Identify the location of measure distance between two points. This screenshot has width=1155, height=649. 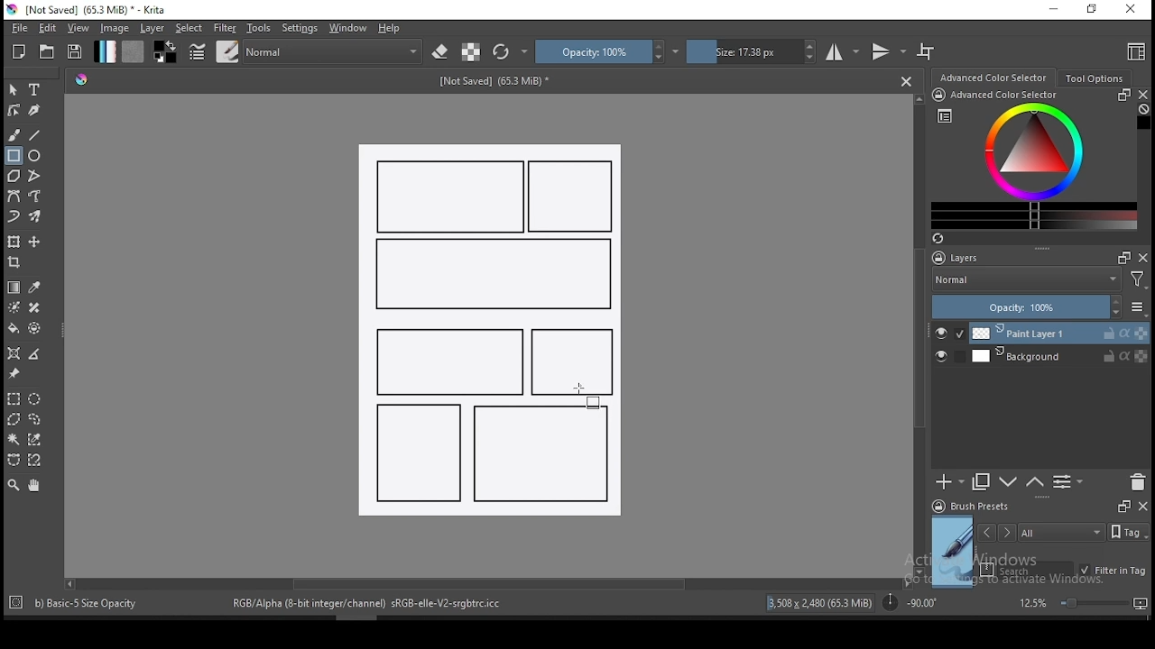
(35, 355).